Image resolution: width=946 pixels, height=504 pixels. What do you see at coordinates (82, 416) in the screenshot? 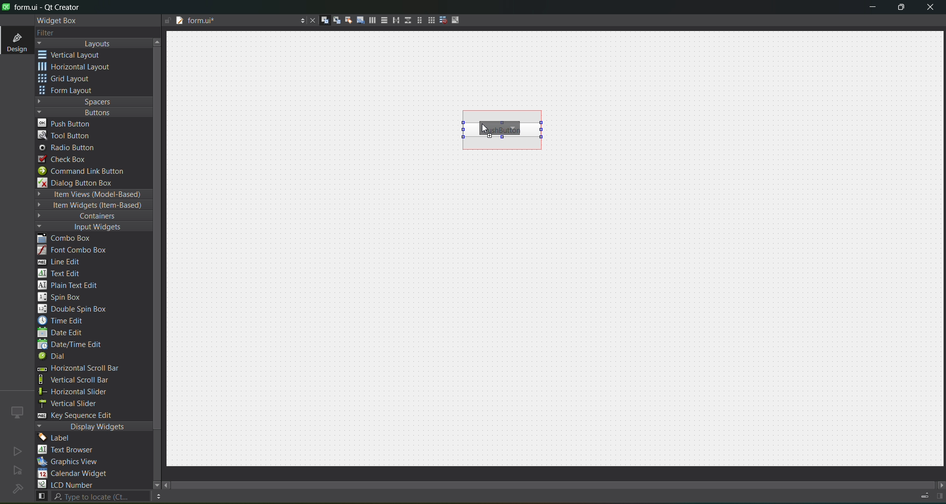
I see `key sequence edit` at bounding box center [82, 416].